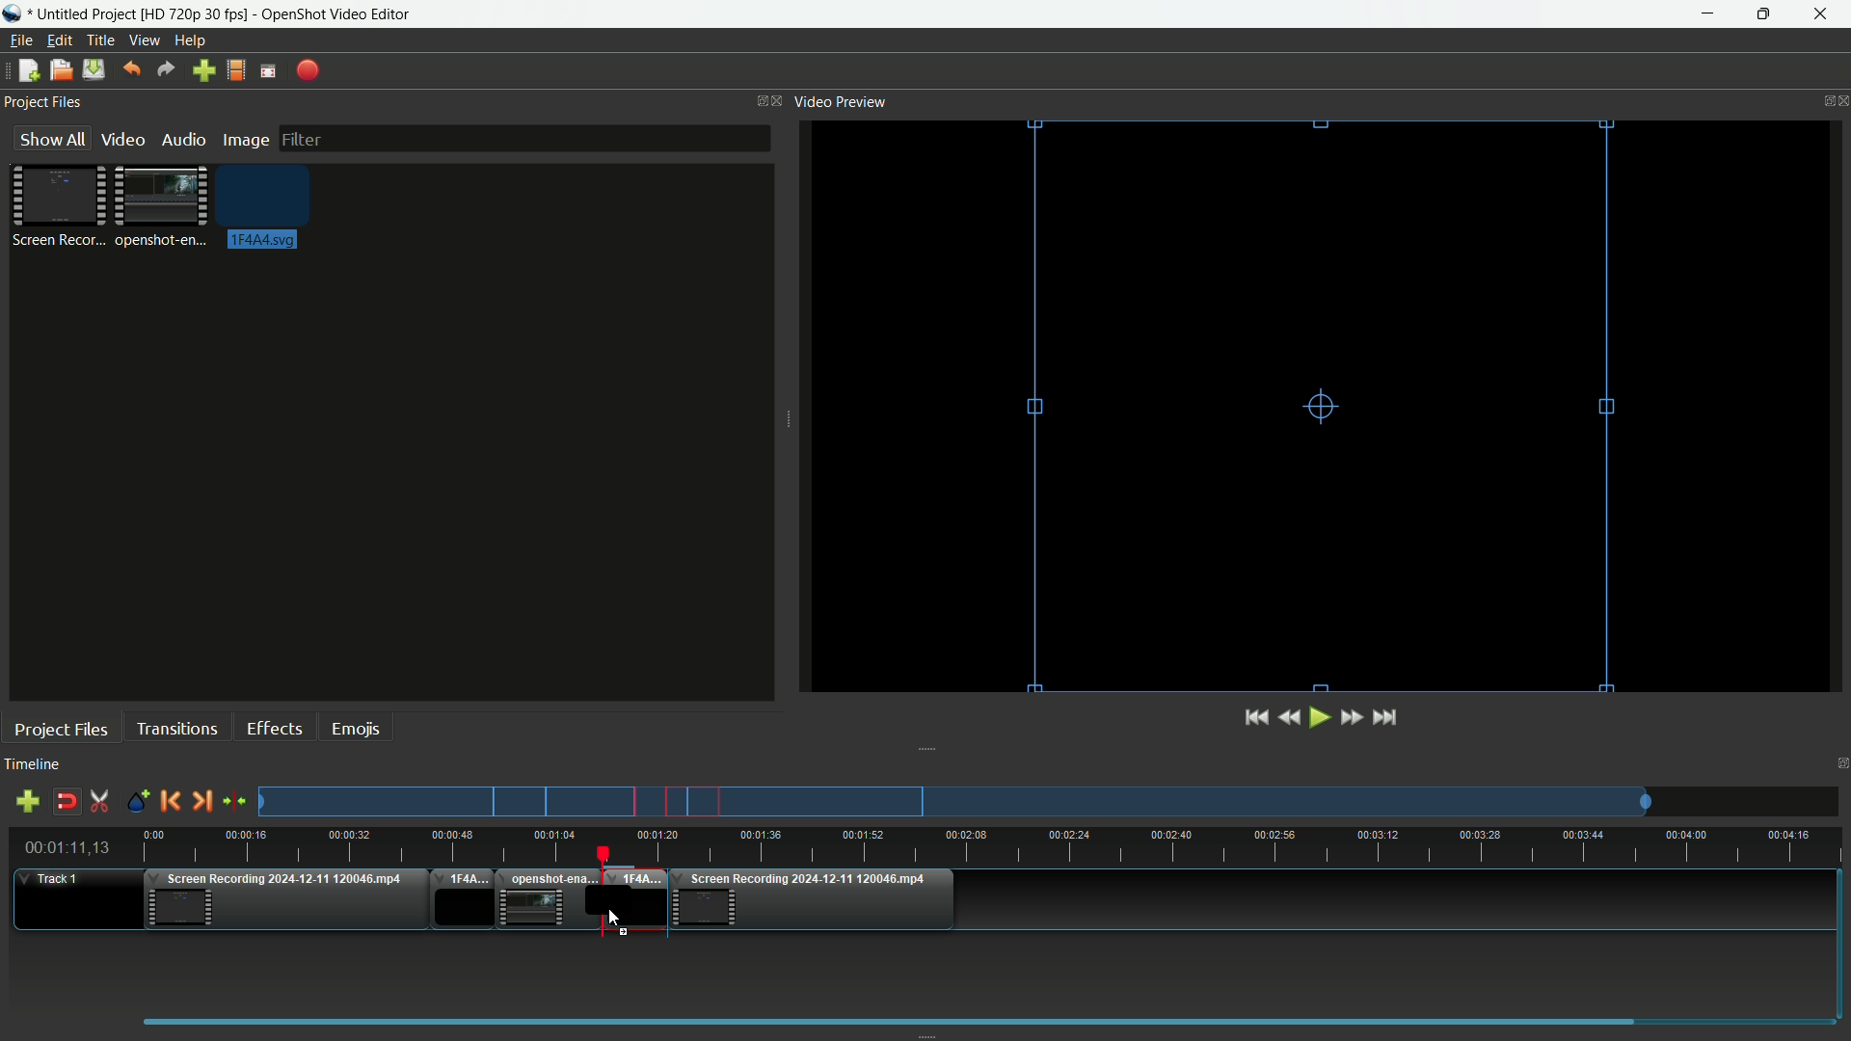 This screenshot has height=1041, width=1851. I want to click on help menu, so click(192, 41).